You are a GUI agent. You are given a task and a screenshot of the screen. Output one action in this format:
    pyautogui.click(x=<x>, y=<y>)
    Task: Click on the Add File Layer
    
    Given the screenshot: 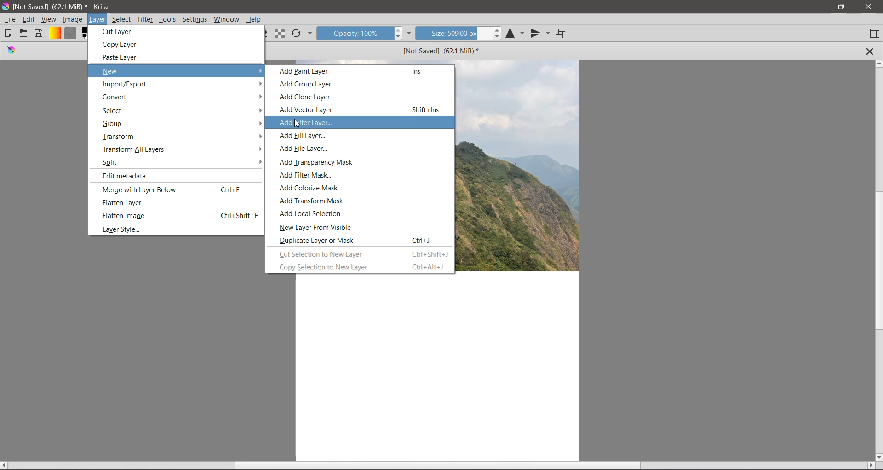 What is the action you would take?
    pyautogui.click(x=307, y=149)
    